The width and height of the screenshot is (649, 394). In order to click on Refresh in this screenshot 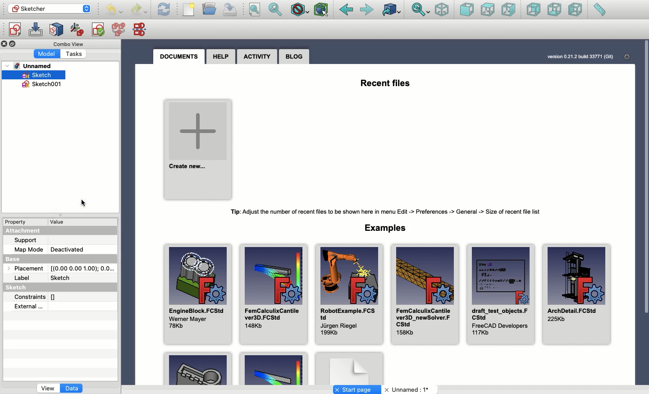, I will do `click(164, 9)`.